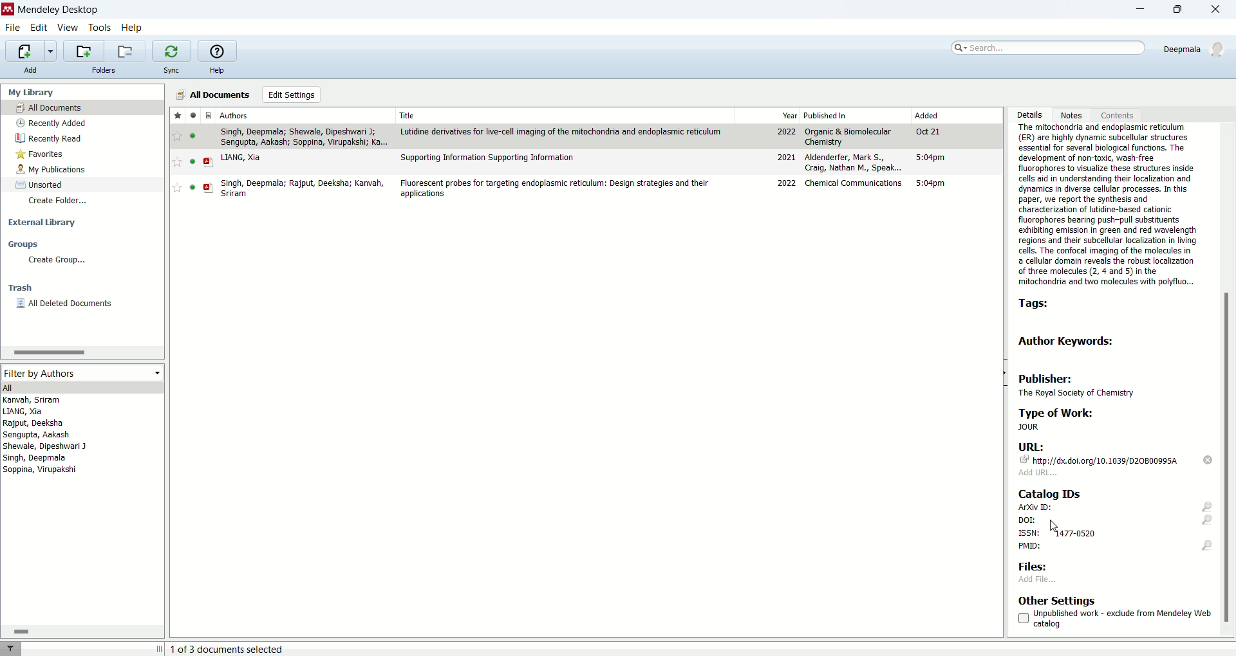  What do you see at coordinates (66, 304) in the screenshot?
I see `all deleted documents` at bounding box center [66, 304].